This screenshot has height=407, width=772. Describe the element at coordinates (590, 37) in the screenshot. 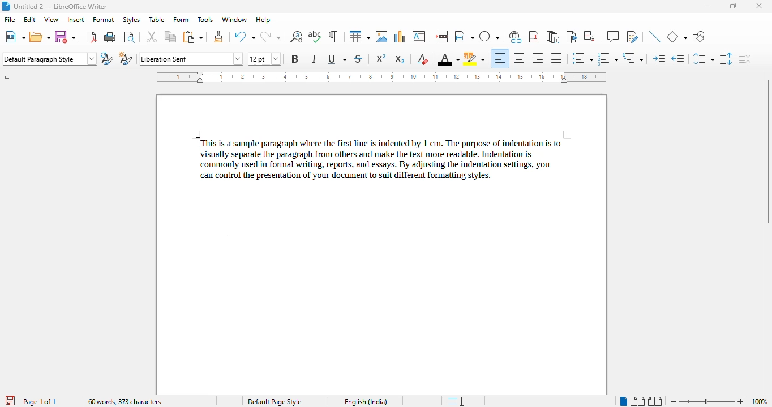

I see `insert cross-reference` at that location.